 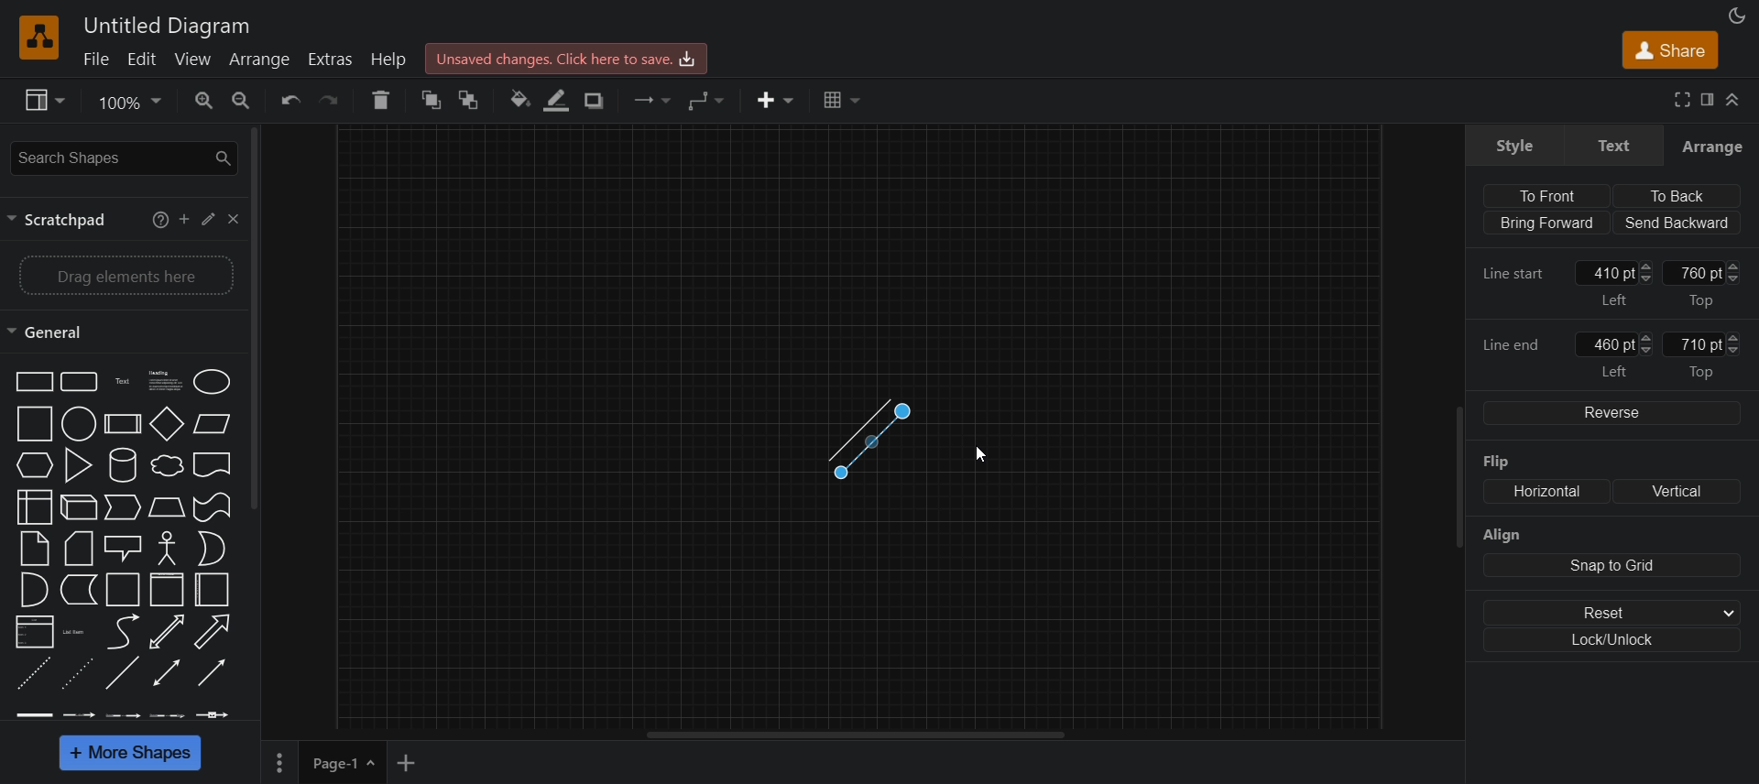 What do you see at coordinates (32, 507) in the screenshot?
I see `Internal storage` at bounding box center [32, 507].